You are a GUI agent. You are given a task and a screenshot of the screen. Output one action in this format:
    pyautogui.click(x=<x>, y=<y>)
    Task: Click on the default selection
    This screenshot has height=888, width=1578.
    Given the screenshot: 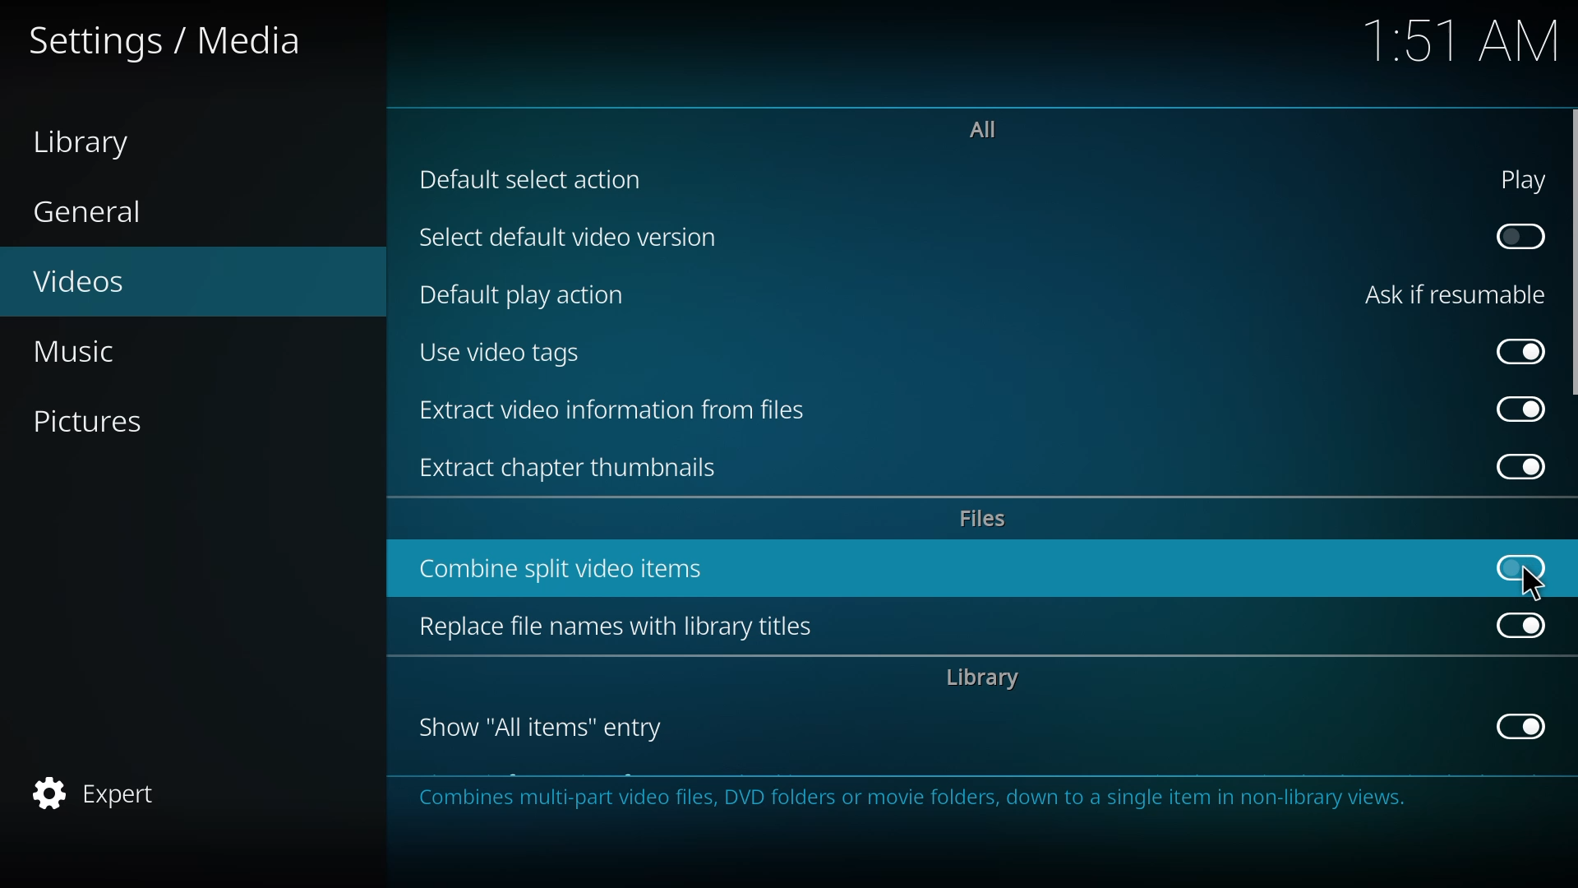 What is the action you would take?
    pyautogui.click(x=535, y=180)
    